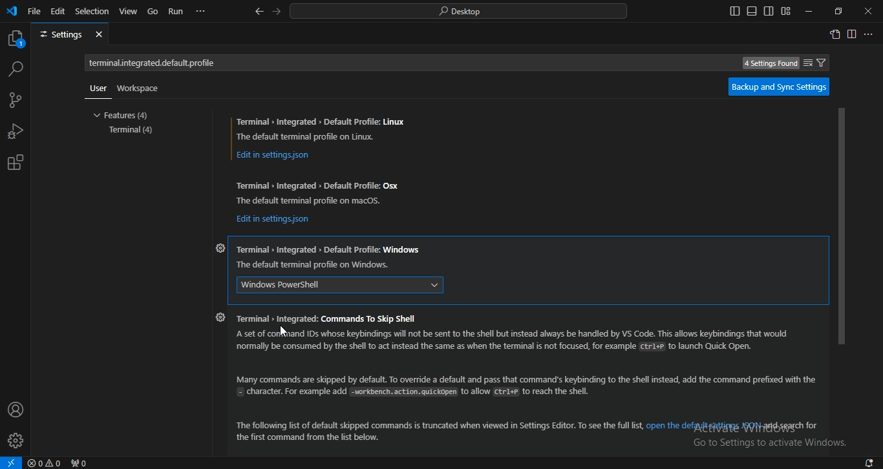  I want to click on scrollbar, so click(842, 226).